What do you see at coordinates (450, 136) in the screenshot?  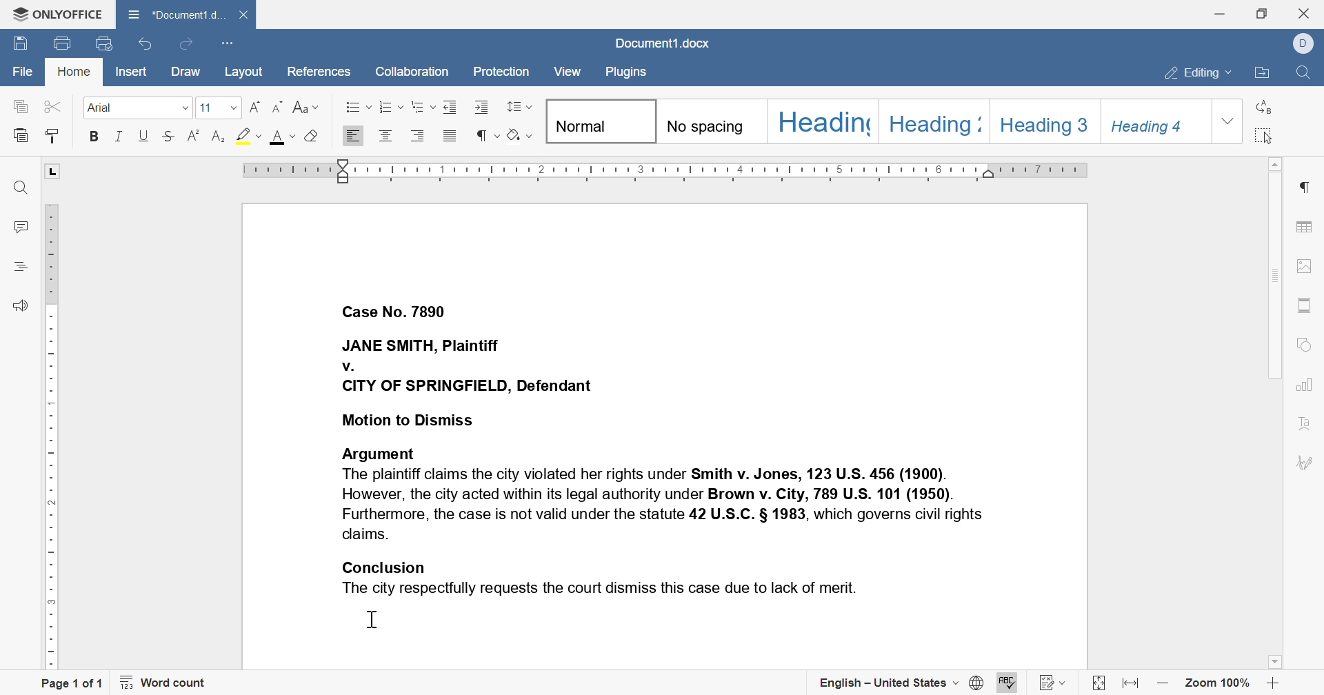 I see `justified` at bounding box center [450, 136].